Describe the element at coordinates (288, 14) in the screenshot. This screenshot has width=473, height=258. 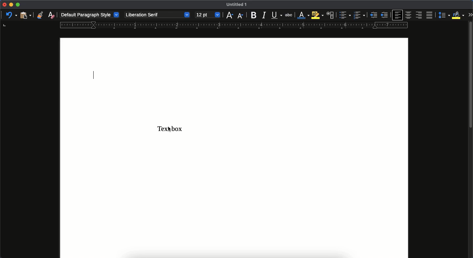
I see `strikethrough ` at that location.